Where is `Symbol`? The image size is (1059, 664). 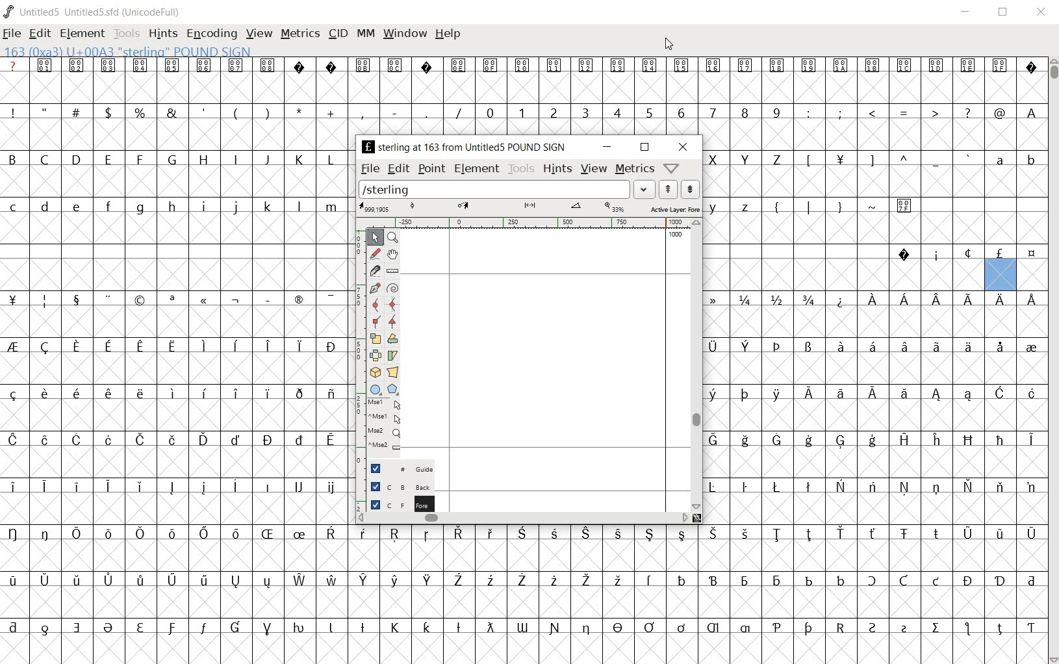
Symbol is located at coordinates (870, 346).